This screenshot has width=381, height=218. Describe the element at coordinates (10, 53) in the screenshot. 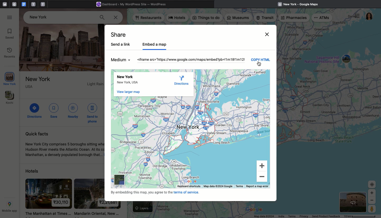

I see `Recents` at that location.